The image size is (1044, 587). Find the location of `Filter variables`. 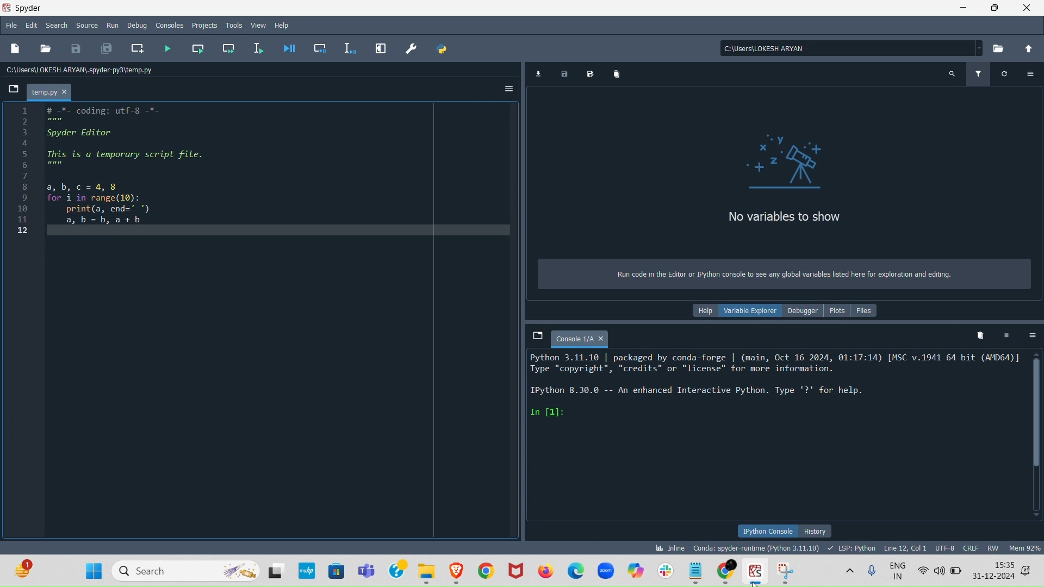

Filter variables is located at coordinates (978, 72).